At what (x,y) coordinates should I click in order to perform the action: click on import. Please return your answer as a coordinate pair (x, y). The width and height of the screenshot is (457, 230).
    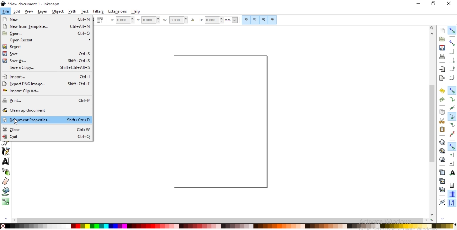
    Looking at the image, I should click on (46, 77).